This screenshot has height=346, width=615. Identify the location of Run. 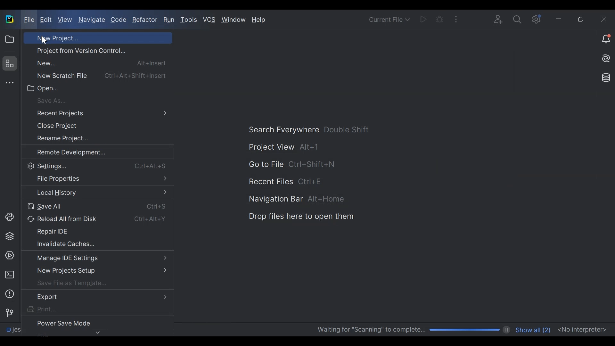
(422, 20).